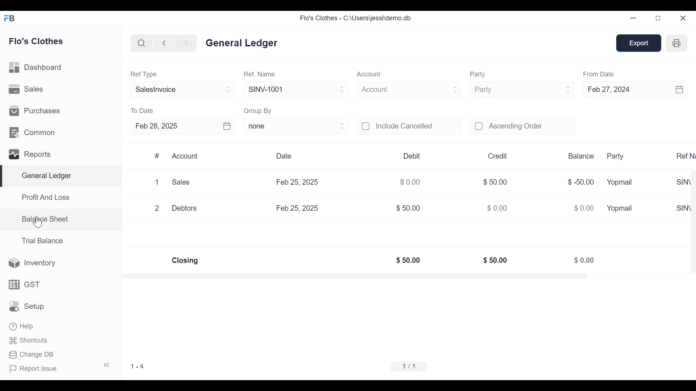 The height and width of the screenshot is (391, 696). What do you see at coordinates (34, 133) in the screenshot?
I see `common` at bounding box center [34, 133].